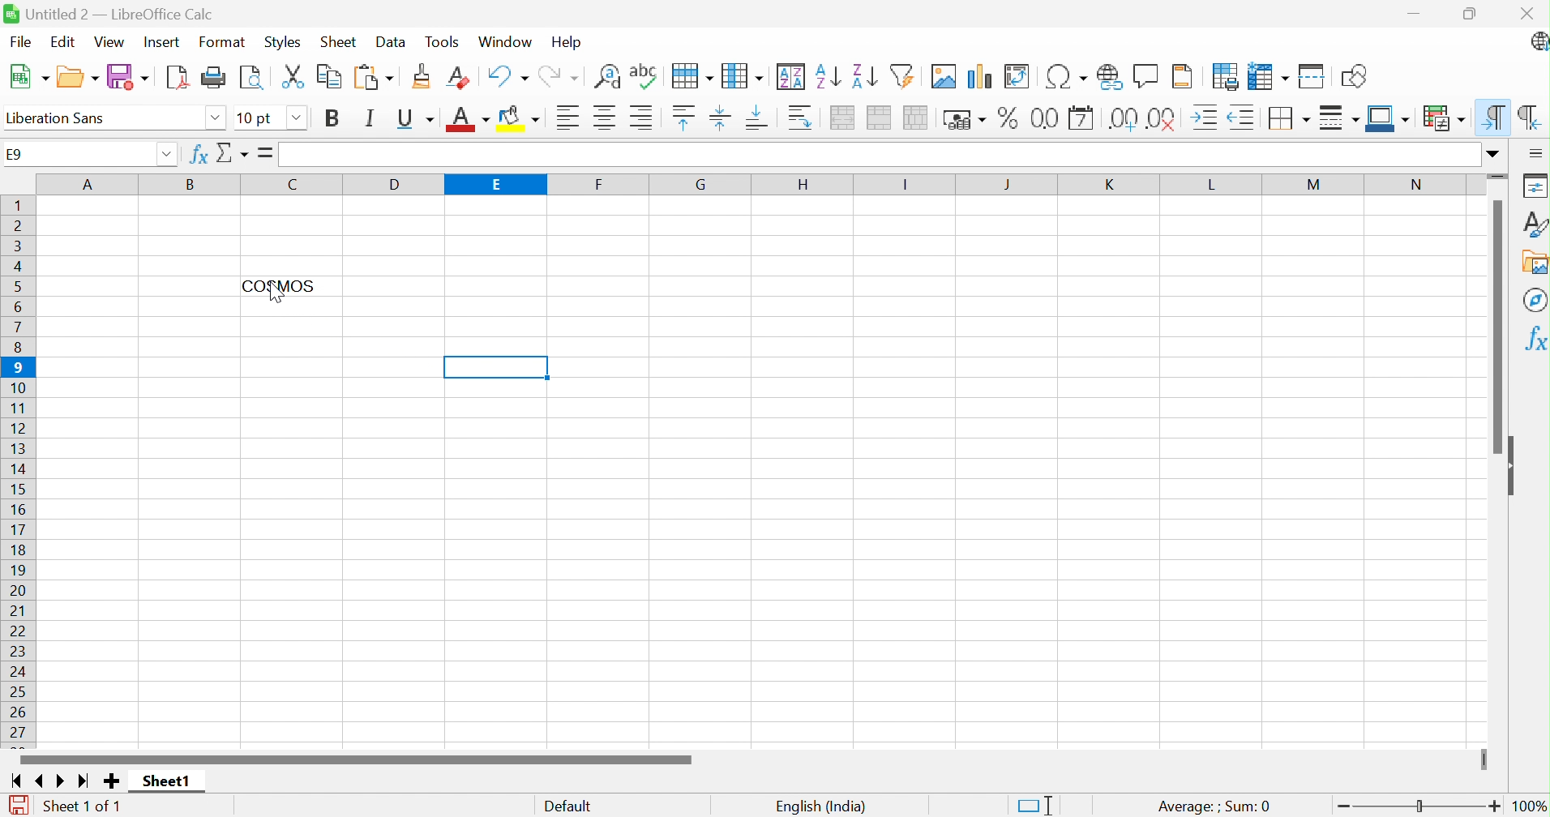 The width and height of the screenshot is (1550, 817). I want to click on Selected Cell, so click(496, 368).